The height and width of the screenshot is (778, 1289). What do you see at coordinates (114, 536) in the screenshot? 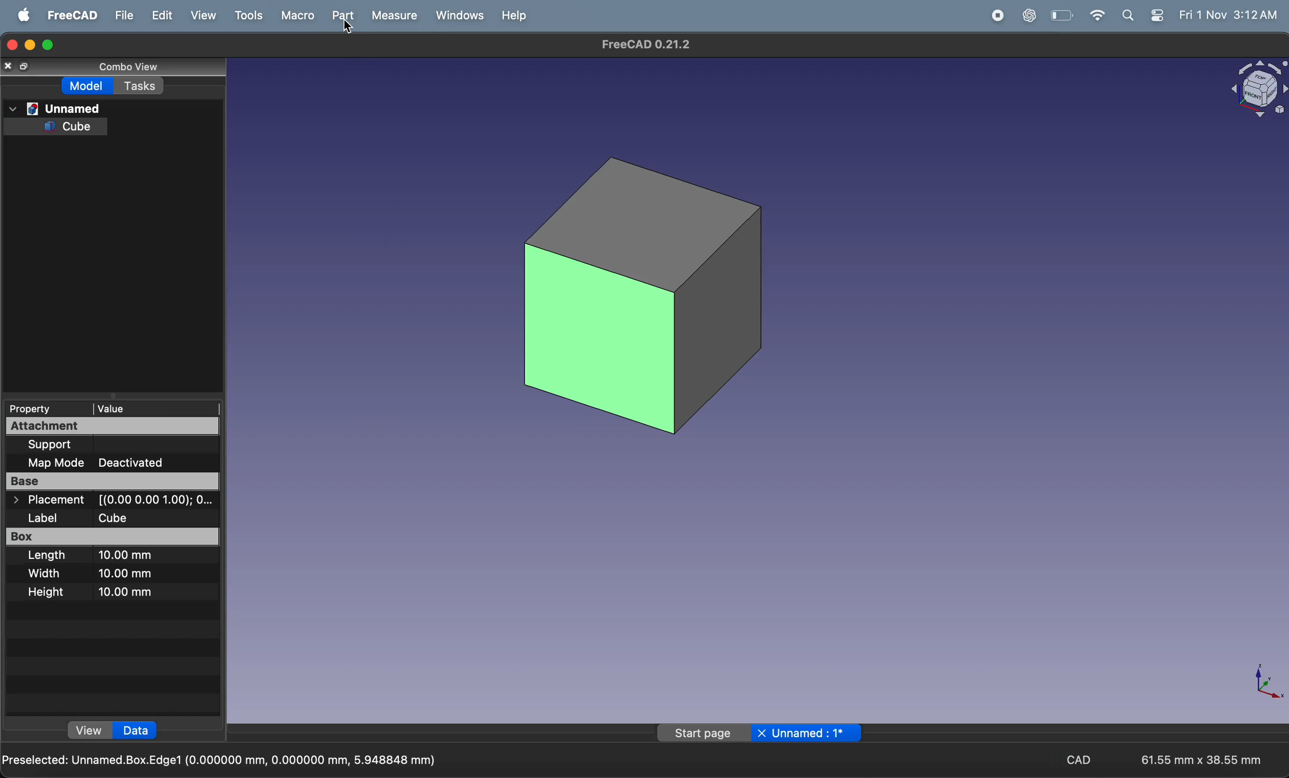
I see `Box` at bounding box center [114, 536].